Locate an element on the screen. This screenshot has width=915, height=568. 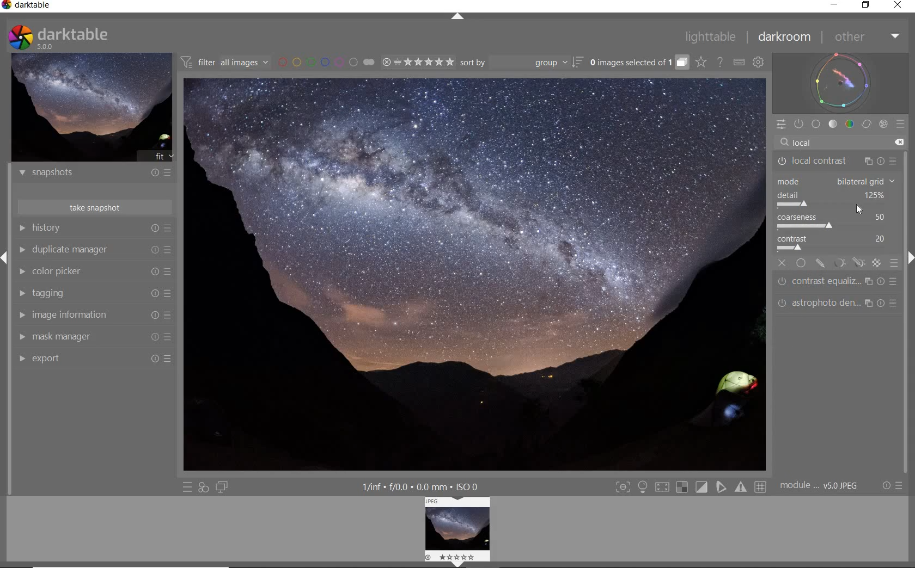
PRESETS is located at coordinates (901, 126).